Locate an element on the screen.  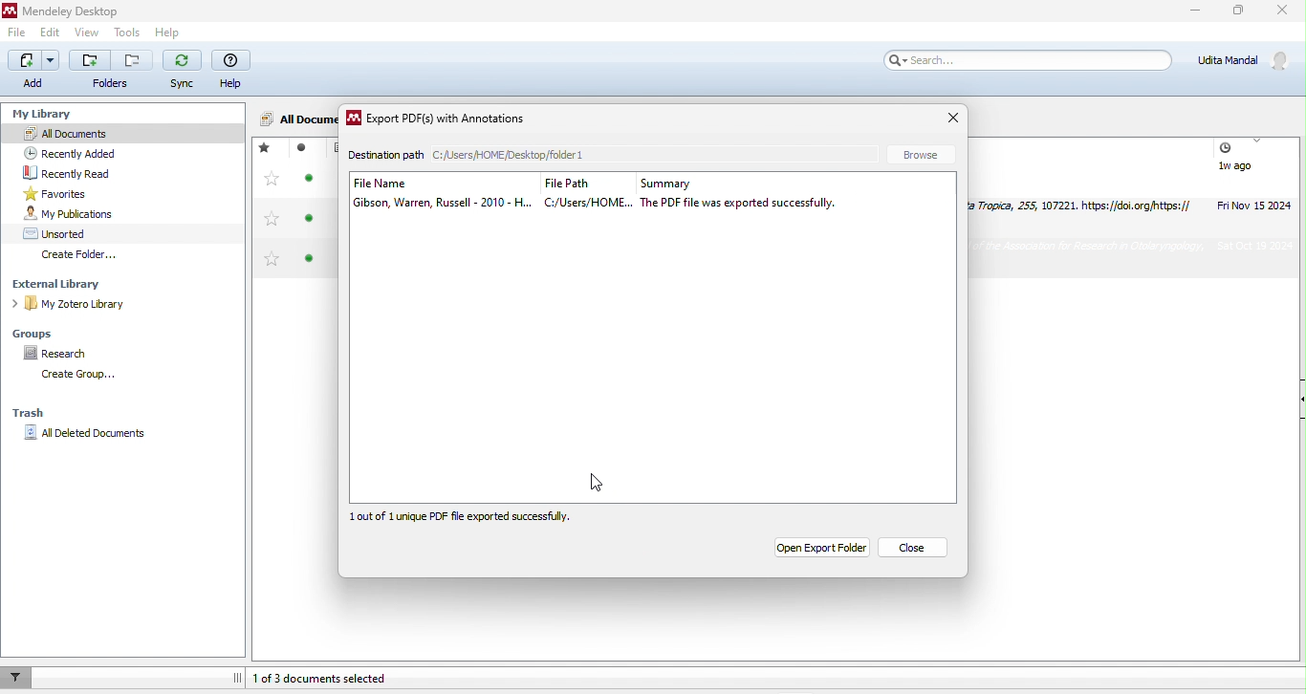
maximize is located at coordinates (1240, 10).